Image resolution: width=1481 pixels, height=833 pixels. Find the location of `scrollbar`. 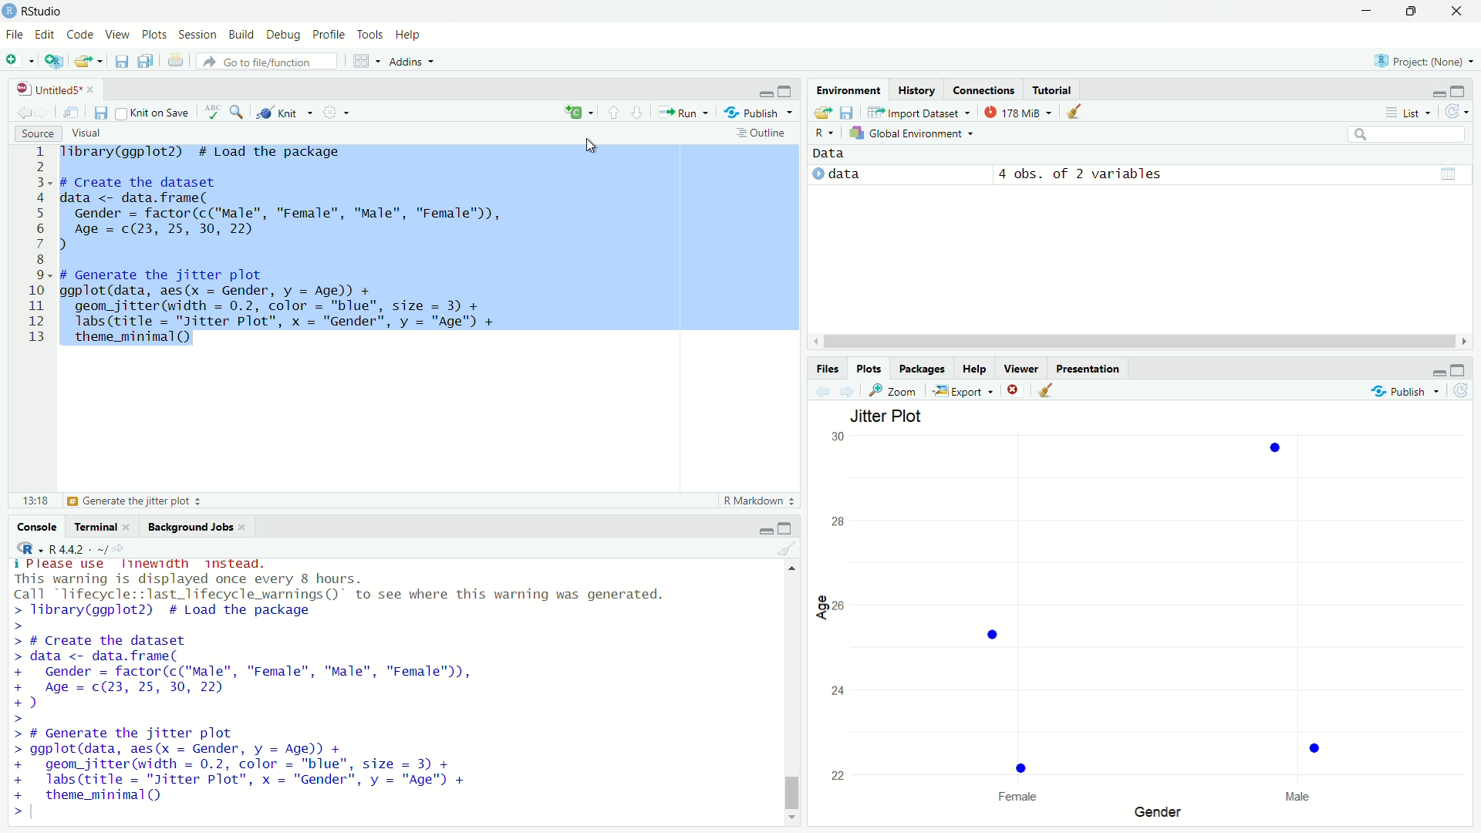

scrollbar is located at coordinates (791, 695).